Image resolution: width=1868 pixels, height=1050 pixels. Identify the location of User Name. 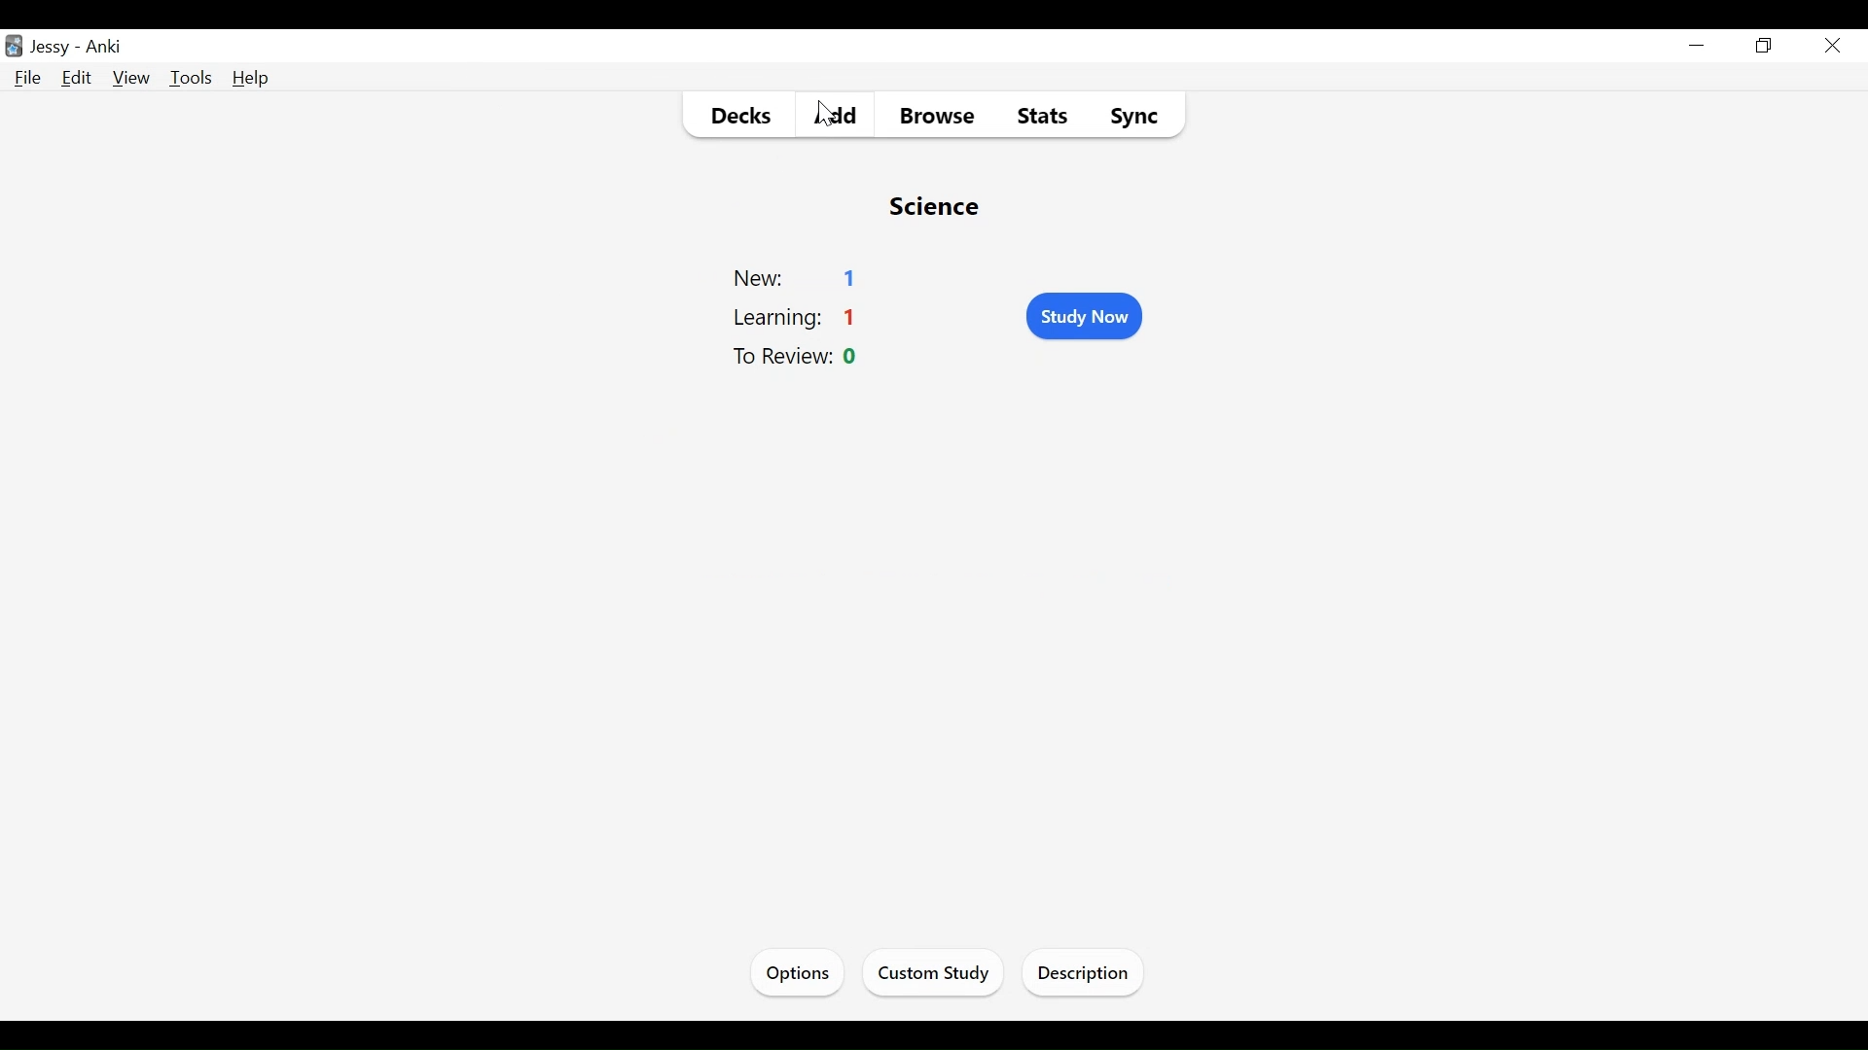
(54, 48).